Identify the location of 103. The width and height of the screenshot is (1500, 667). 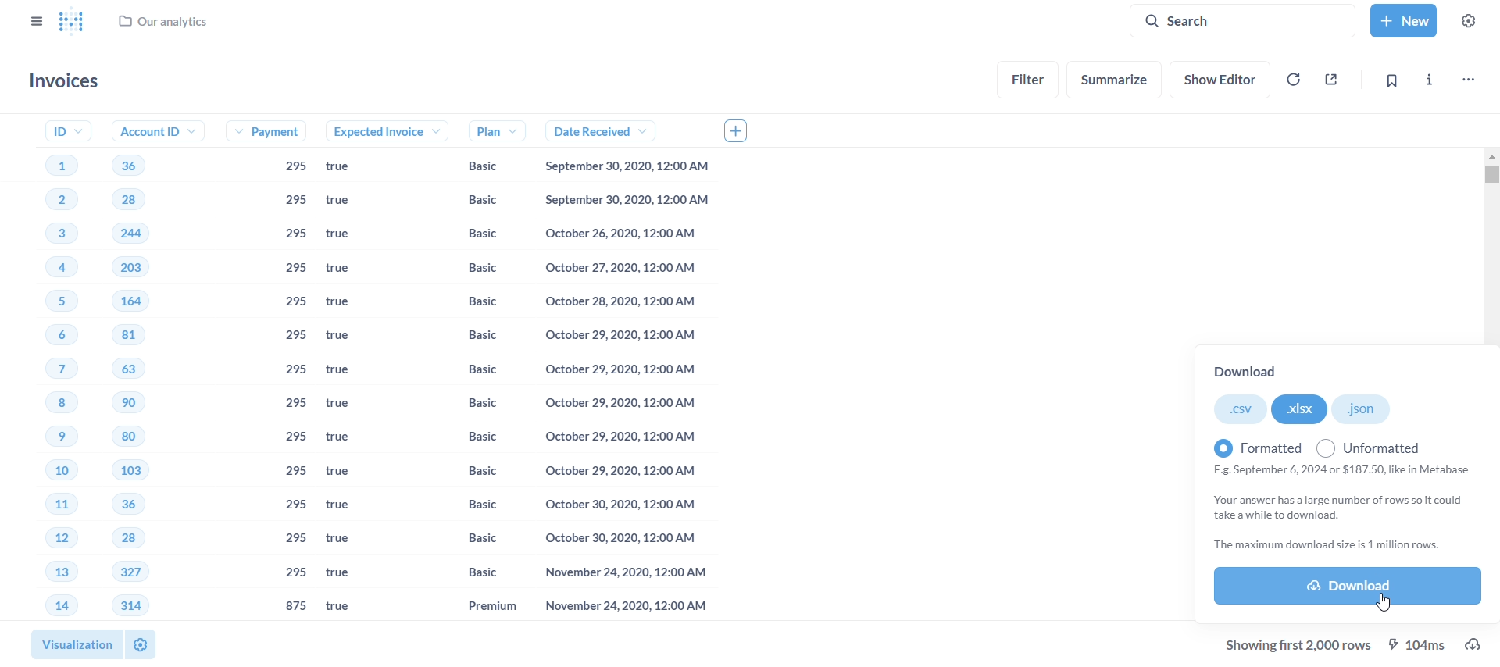
(134, 471).